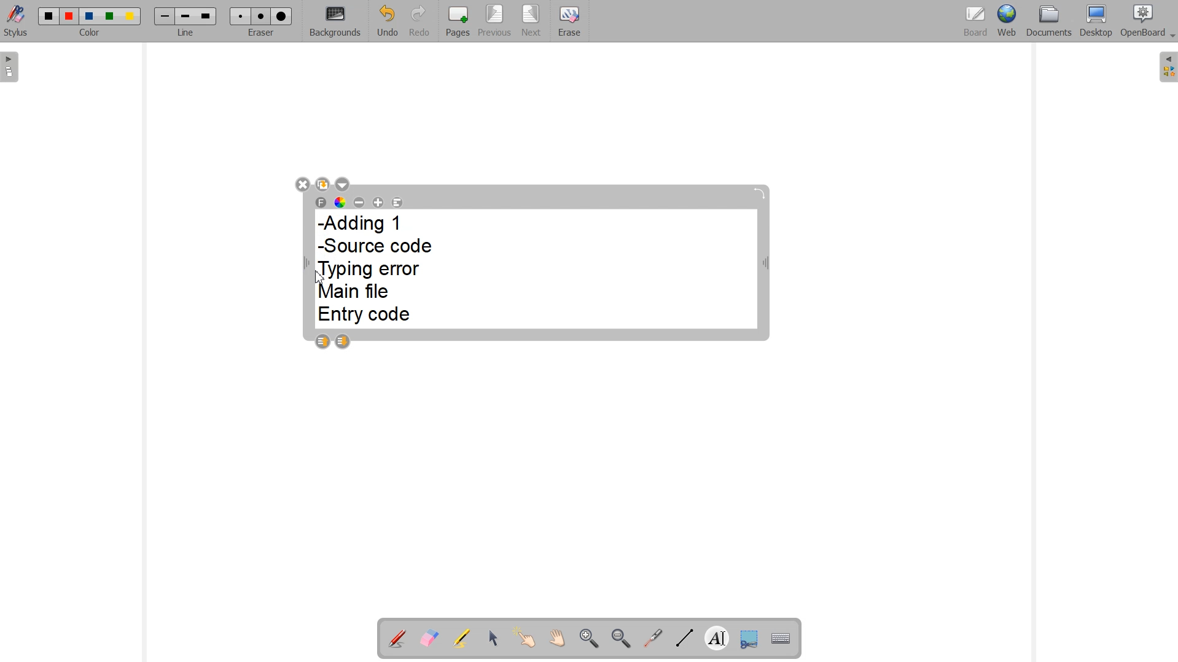 The image size is (1178, 662). What do you see at coordinates (749, 637) in the screenshot?
I see `Capture part of the screen` at bounding box center [749, 637].